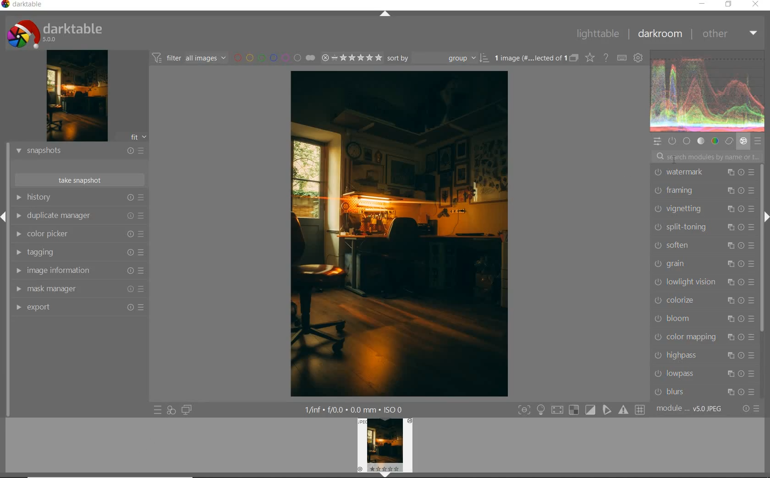 The width and height of the screenshot is (770, 478). Describe the element at coordinates (704, 227) in the screenshot. I see `split-toning` at that location.